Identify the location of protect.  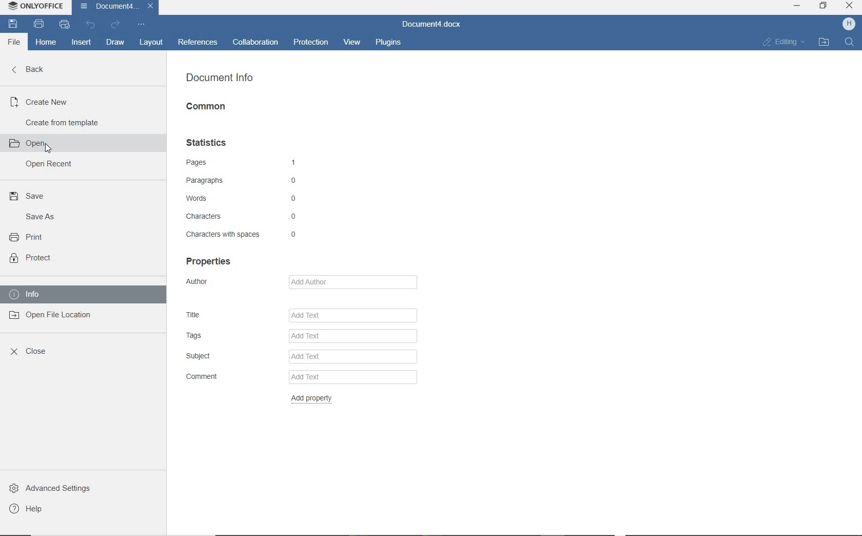
(32, 257).